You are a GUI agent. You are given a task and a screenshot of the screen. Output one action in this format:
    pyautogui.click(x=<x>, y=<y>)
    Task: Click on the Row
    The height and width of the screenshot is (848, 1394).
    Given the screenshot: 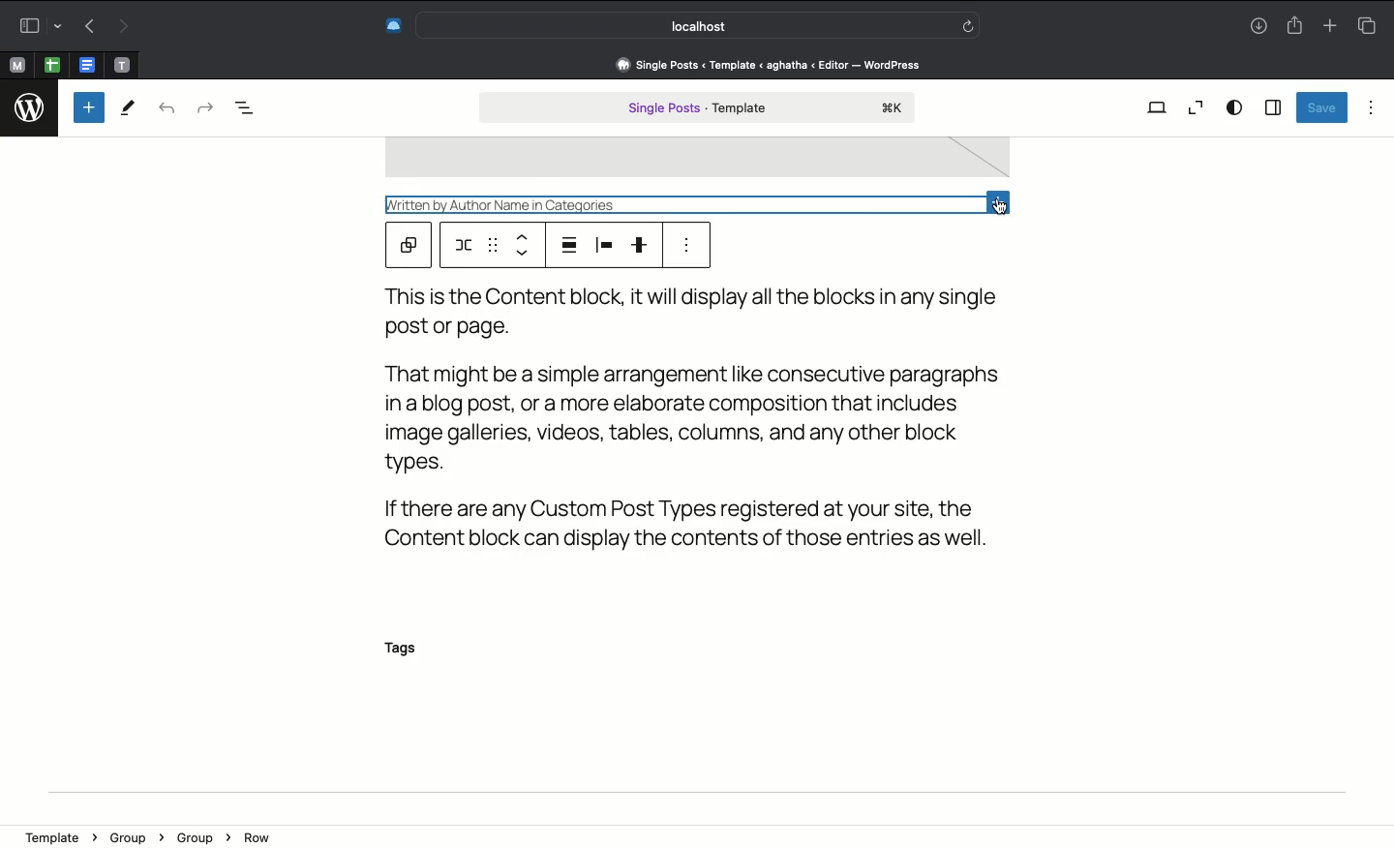 What is the action you would take?
    pyautogui.click(x=258, y=837)
    